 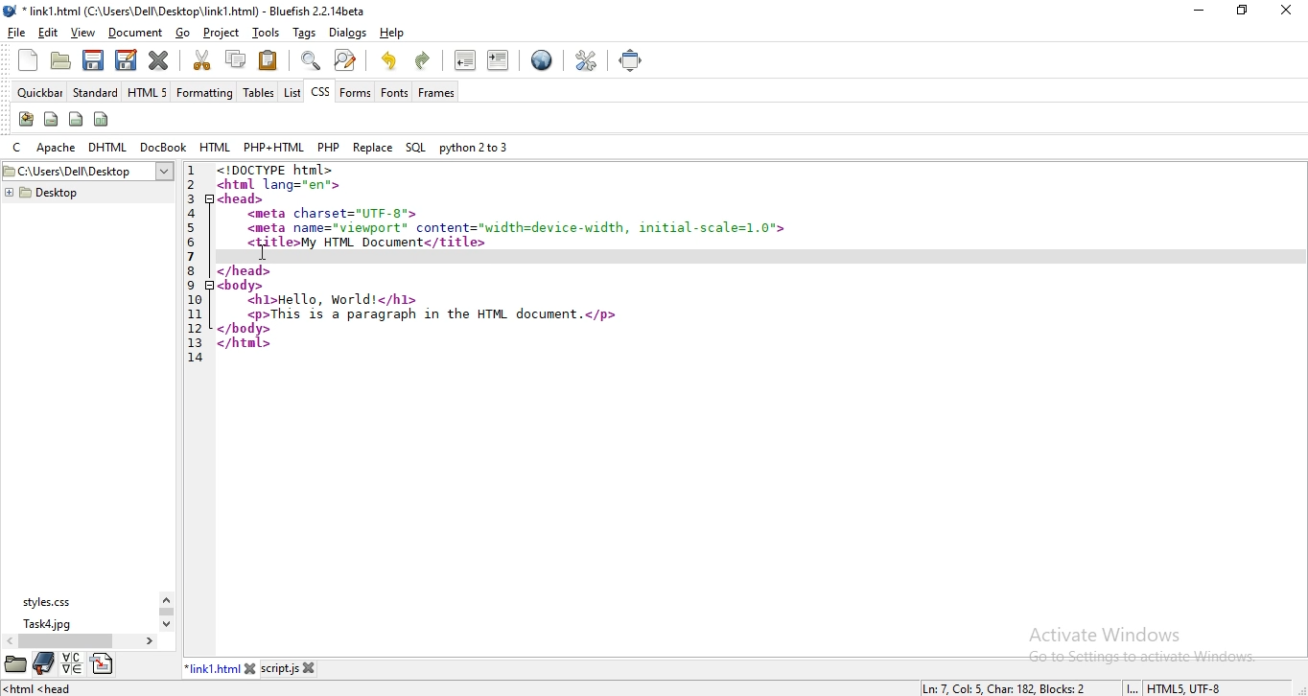 I want to click on script, so click(x=280, y=668).